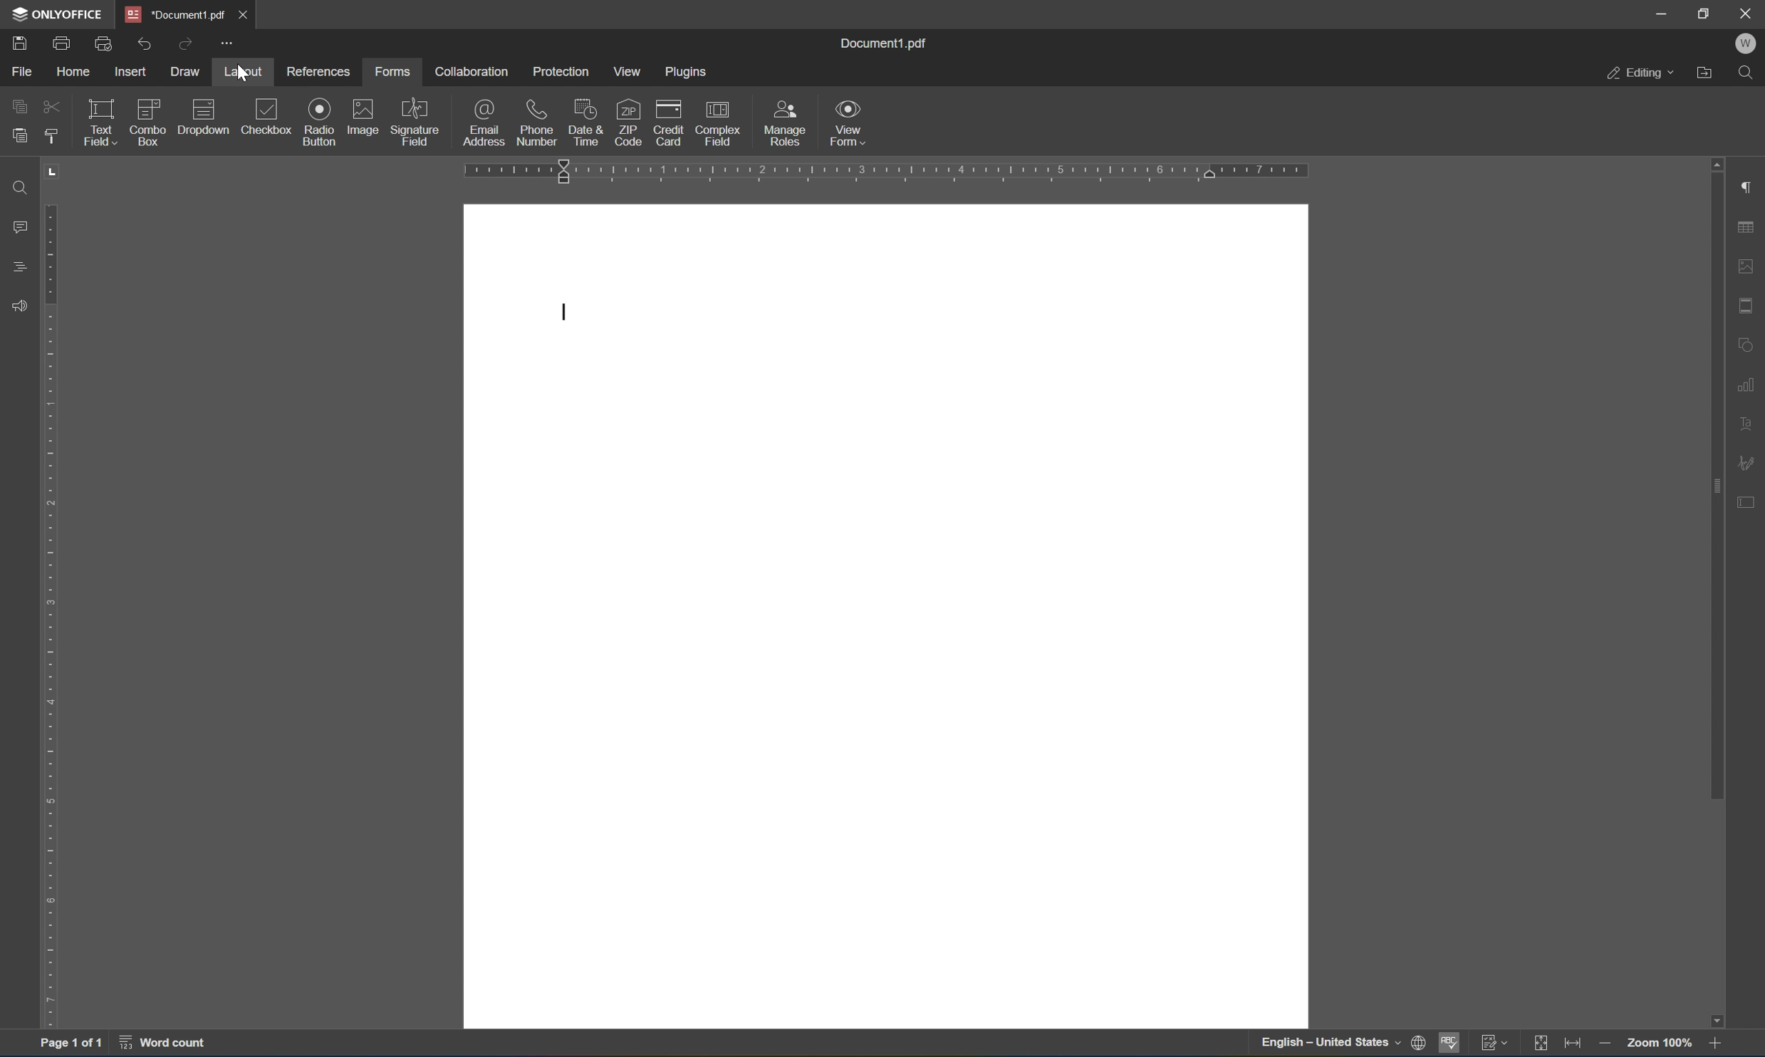 The height and width of the screenshot is (1057, 1765). Describe the element at coordinates (1749, 421) in the screenshot. I see `text art settings` at that location.